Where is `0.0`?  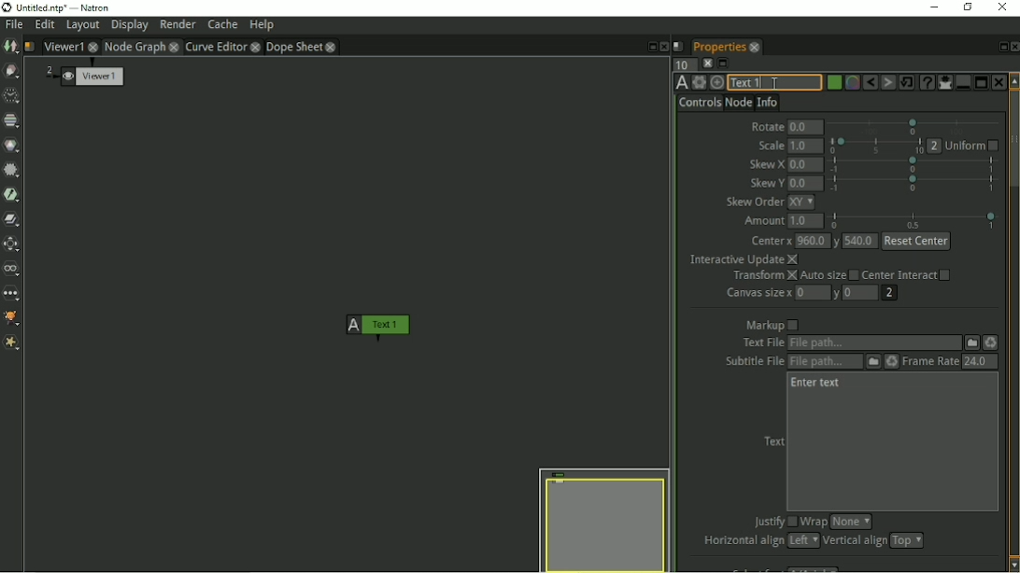
0.0 is located at coordinates (805, 126).